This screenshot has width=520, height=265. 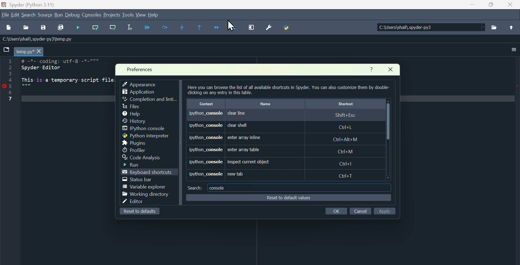 What do you see at coordinates (34, 4) in the screenshot?
I see `Spyder` at bounding box center [34, 4].